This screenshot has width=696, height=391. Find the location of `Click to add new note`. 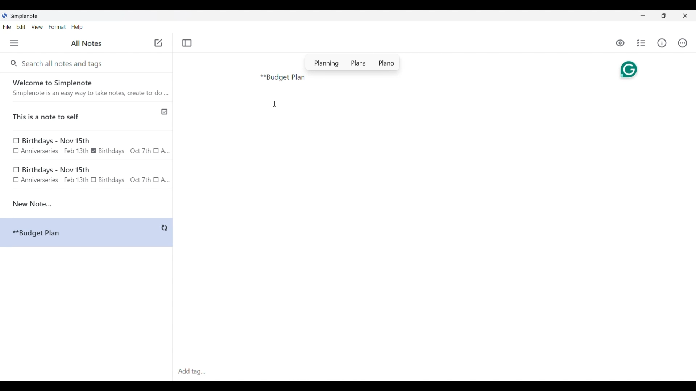

Click to add new note is located at coordinates (158, 43).